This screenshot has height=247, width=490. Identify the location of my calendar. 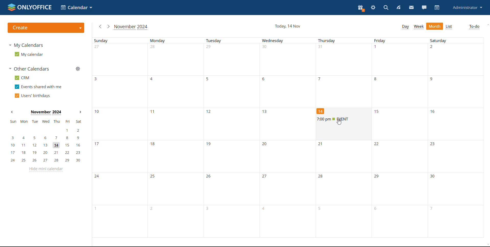
(28, 54).